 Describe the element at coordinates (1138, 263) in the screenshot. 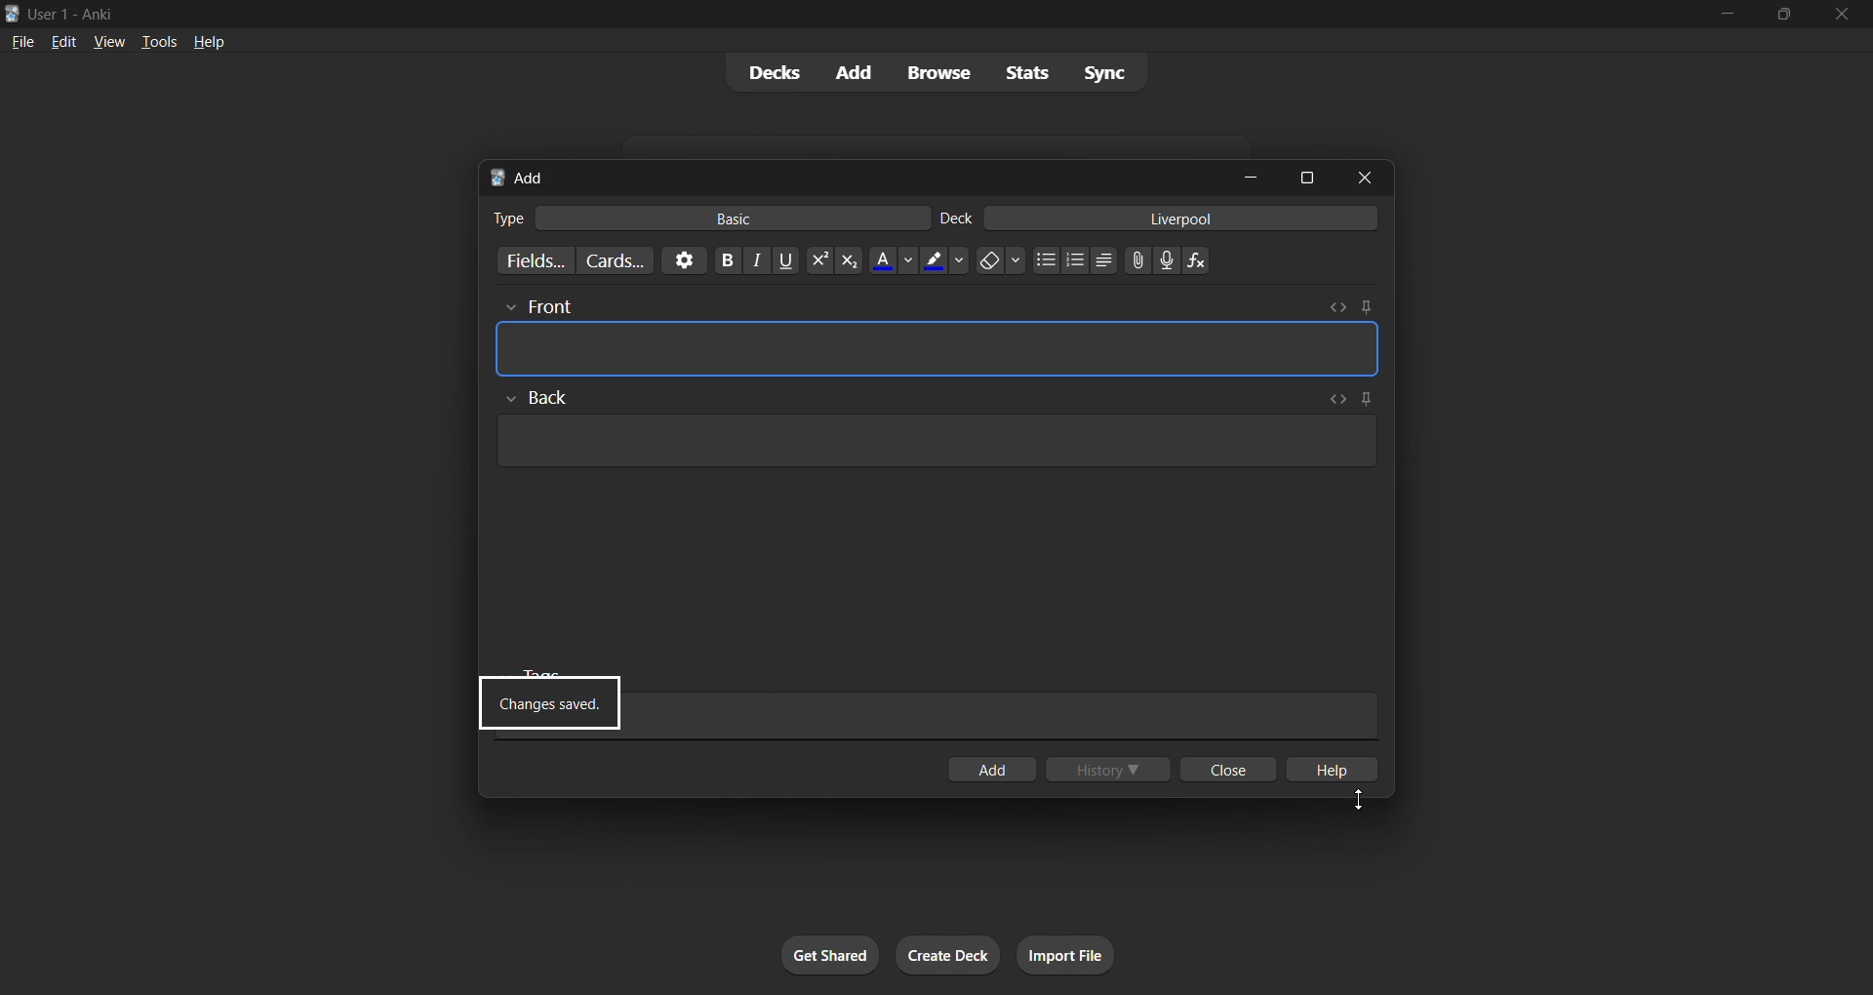

I see `link` at that location.